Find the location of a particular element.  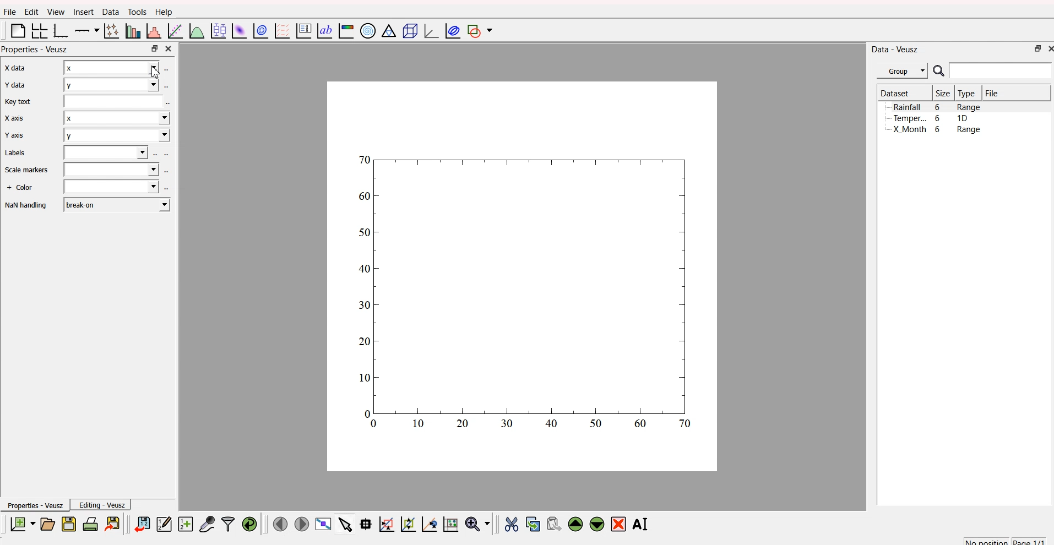

search bar is located at coordinates (1003, 72).